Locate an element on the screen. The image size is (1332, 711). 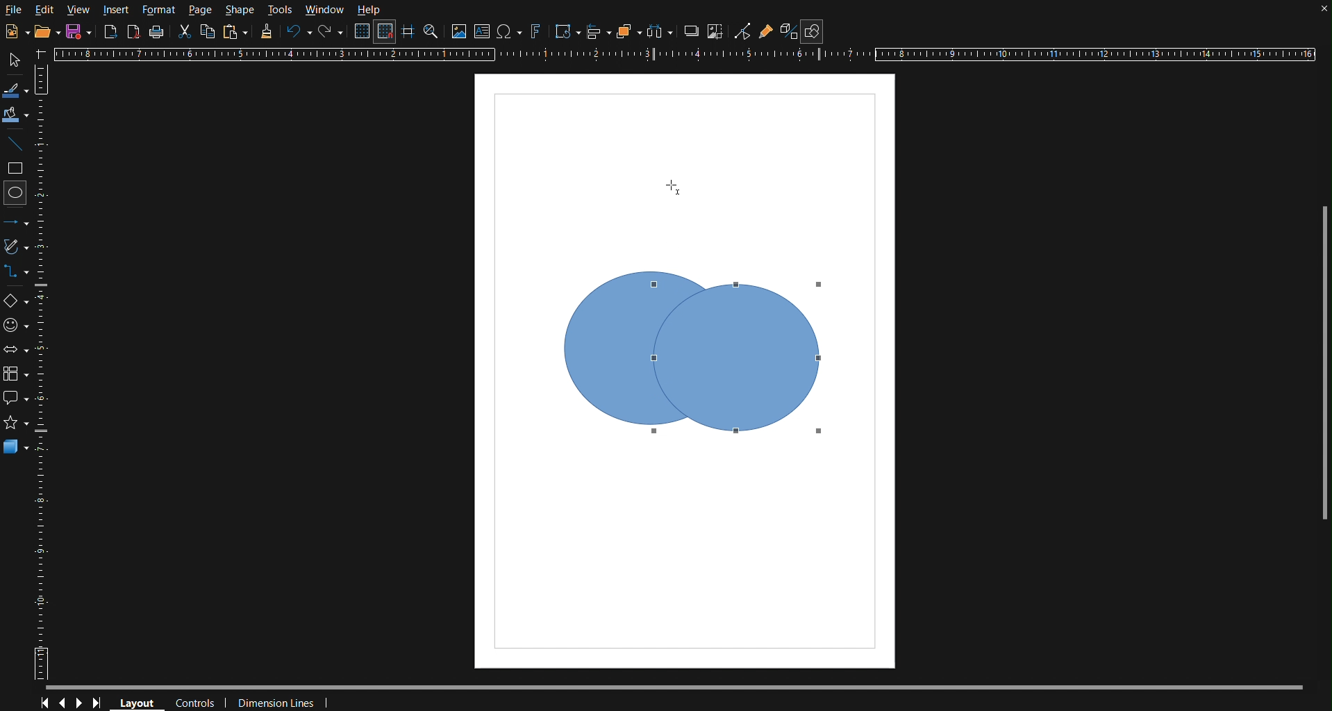
Insert Special Character is located at coordinates (510, 32).